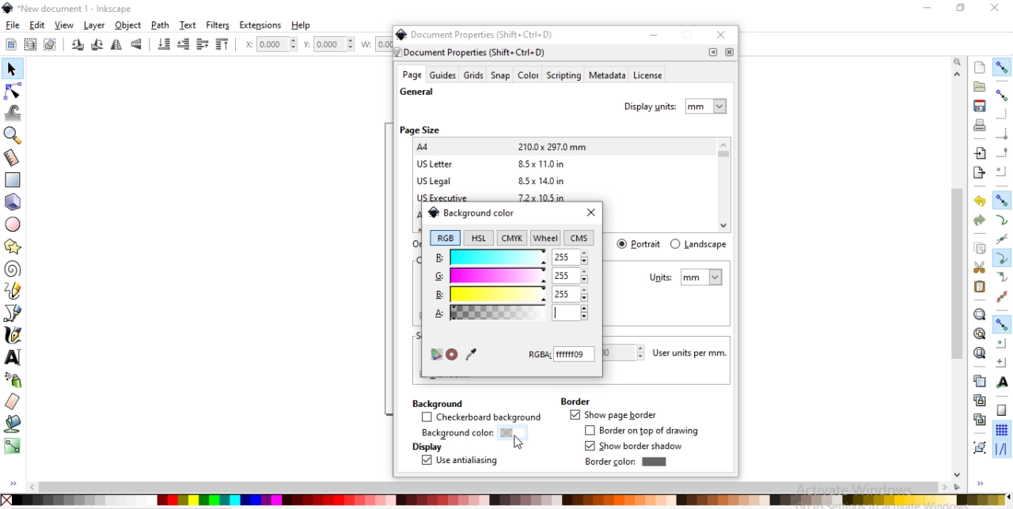 The width and height of the screenshot is (1013, 509). I want to click on color, so click(505, 500).